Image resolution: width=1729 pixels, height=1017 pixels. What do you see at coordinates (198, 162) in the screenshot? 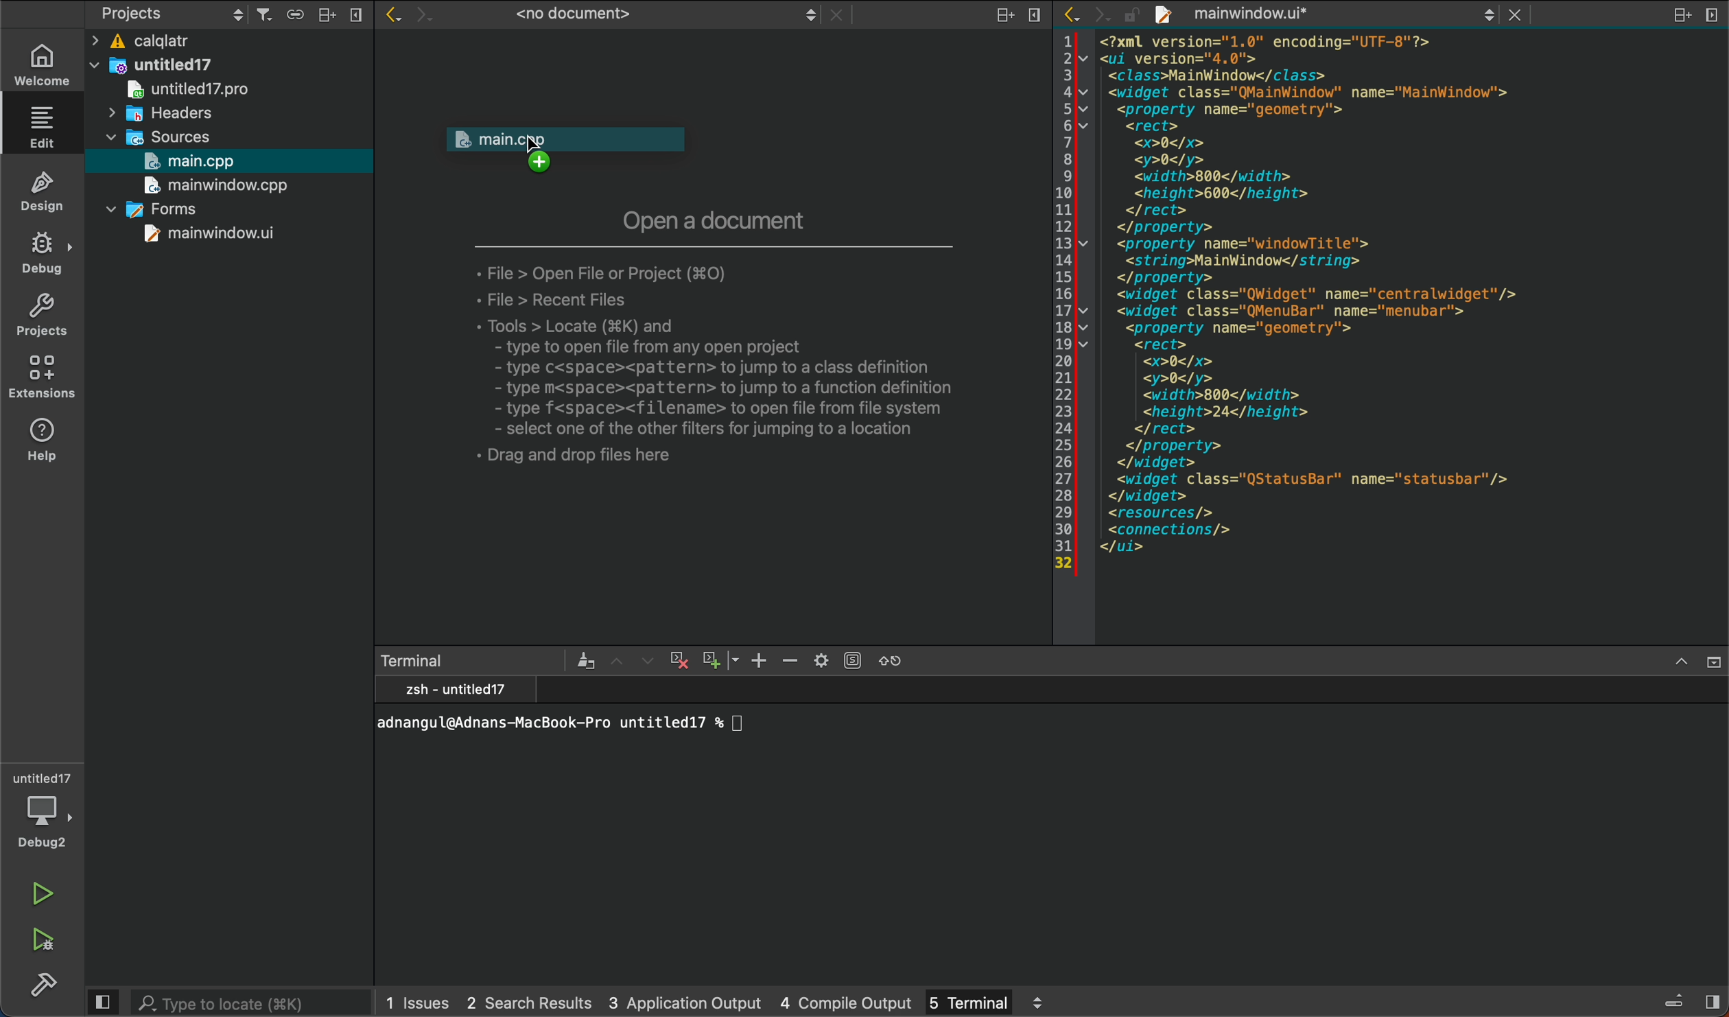
I see `main,cpp` at bounding box center [198, 162].